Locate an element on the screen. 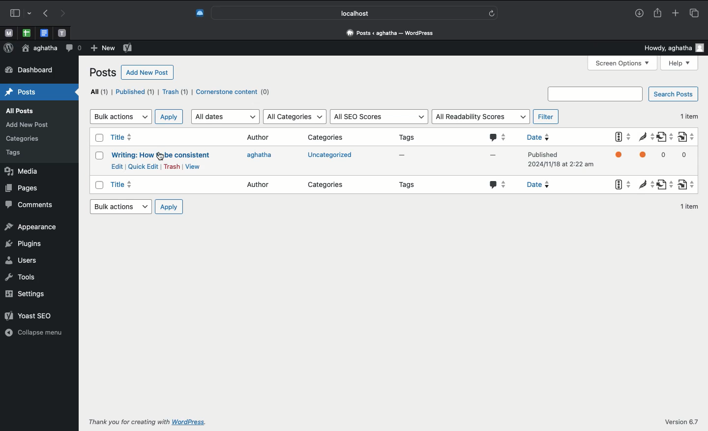 The image size is (708, 431). All dates is located at coordinates (225, 117).